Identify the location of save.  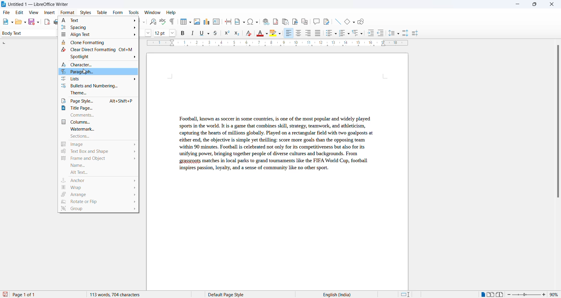
(6, 294).